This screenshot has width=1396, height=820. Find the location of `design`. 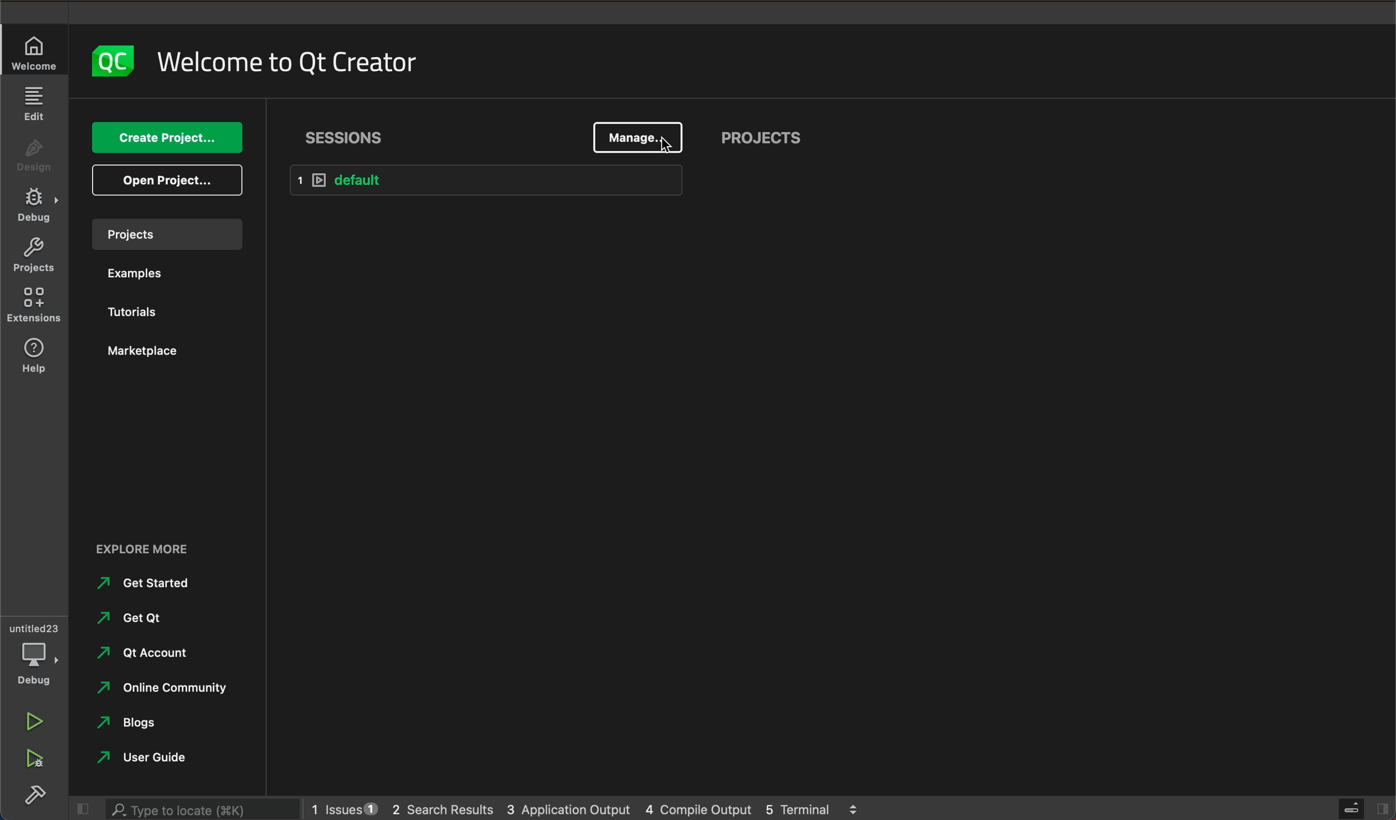

design is located at coordinates (35, 159).